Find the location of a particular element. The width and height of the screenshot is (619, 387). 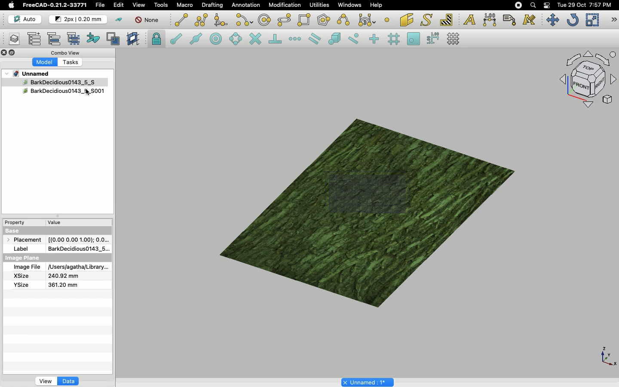

Add to construction group is located at coordinates (94, 37).